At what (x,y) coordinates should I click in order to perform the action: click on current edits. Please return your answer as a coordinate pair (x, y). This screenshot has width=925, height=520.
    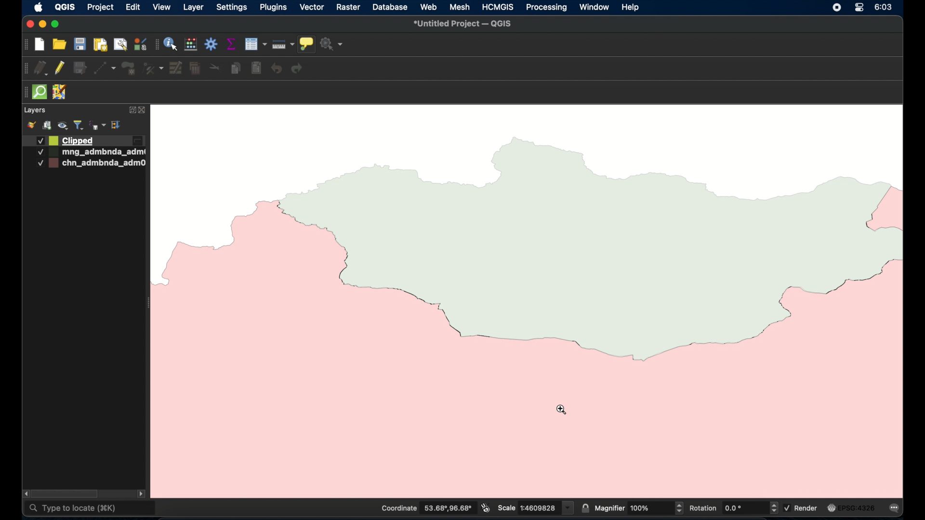
    Looking at the image, I should click on (41, 68).